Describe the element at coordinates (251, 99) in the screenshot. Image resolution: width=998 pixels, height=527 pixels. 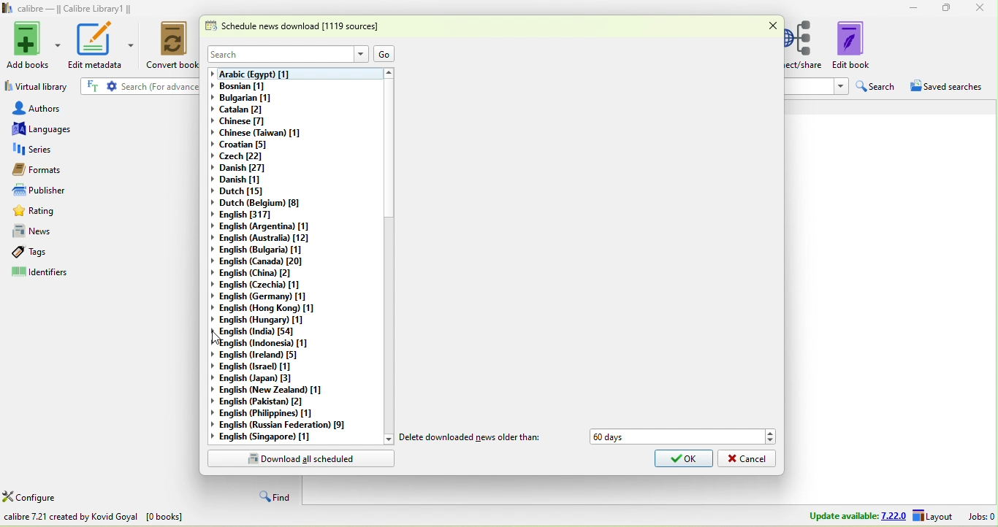
I see `bulgarian [1]` at that location.